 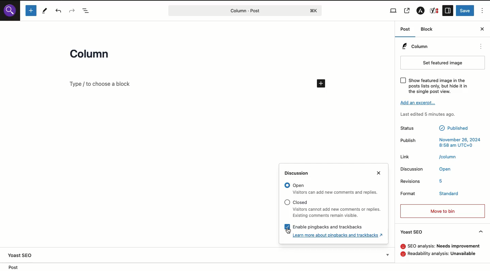 I want to click on Discussion, so click(x=299, y=173).